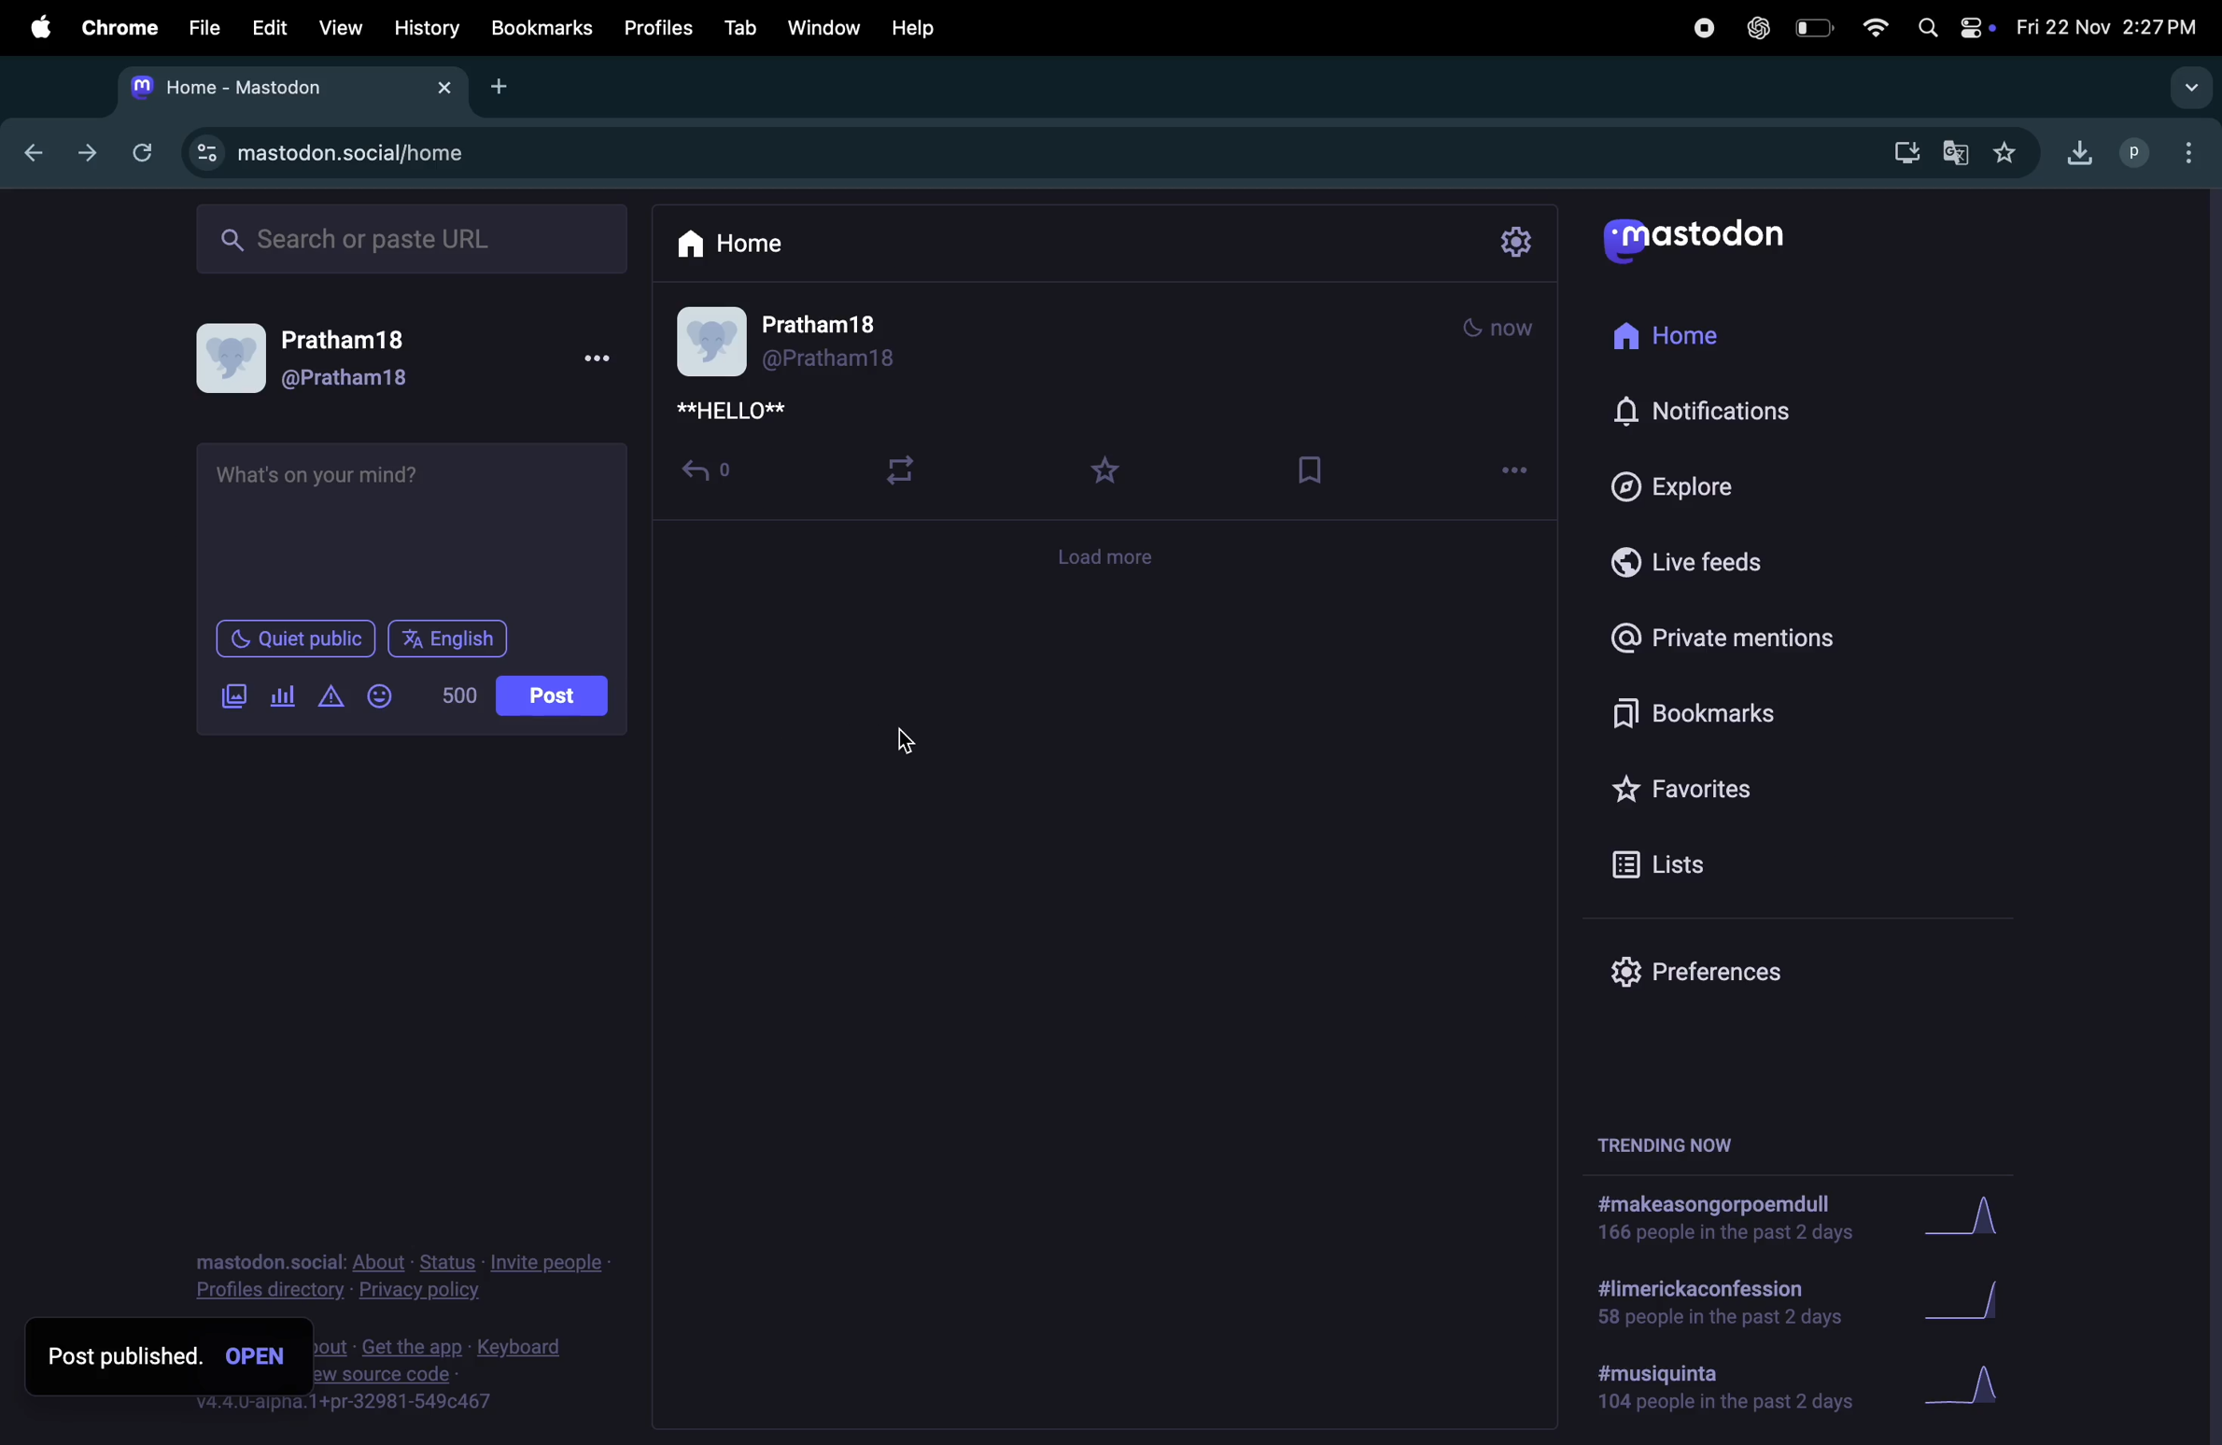  What do you see at coordinates (1725, 1390) in the screenshot?
I see `hashtag` at bounding box center [1725, 1390].